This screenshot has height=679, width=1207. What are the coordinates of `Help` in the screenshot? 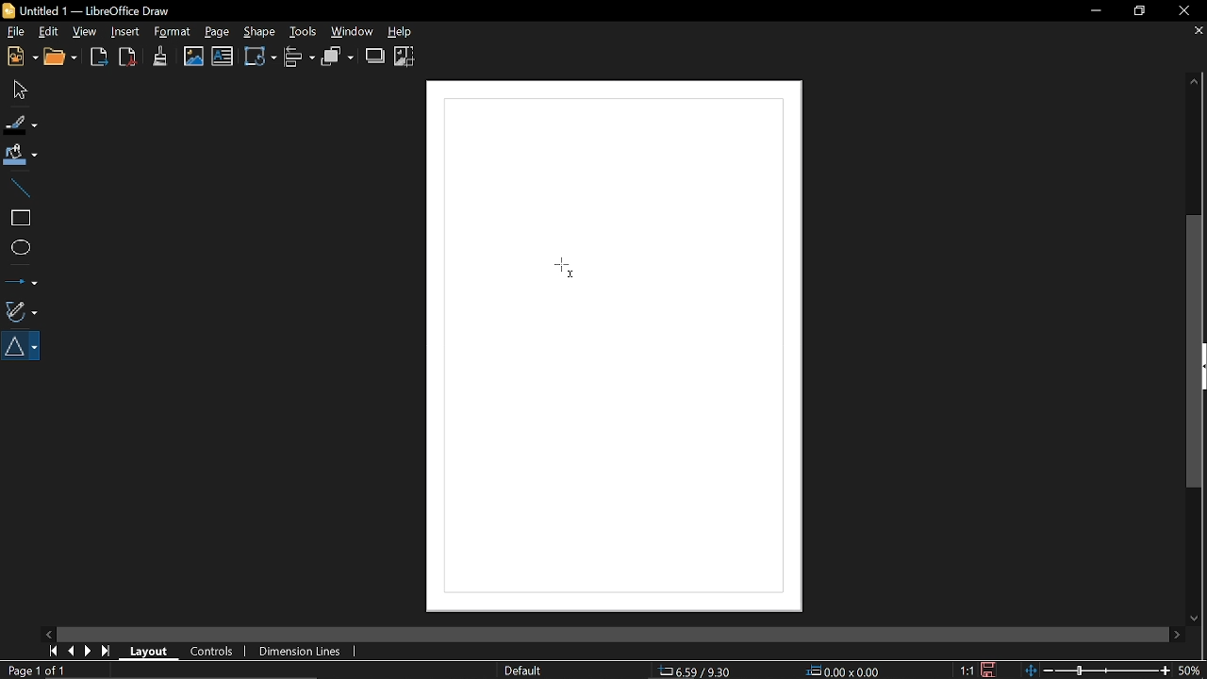 It's located at (408, 31).